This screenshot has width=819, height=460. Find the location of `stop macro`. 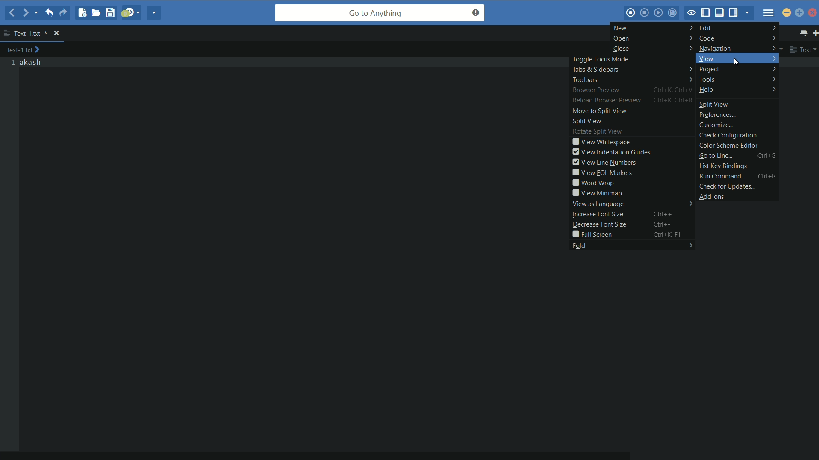

stop macro is located at coordinates (645, 12).